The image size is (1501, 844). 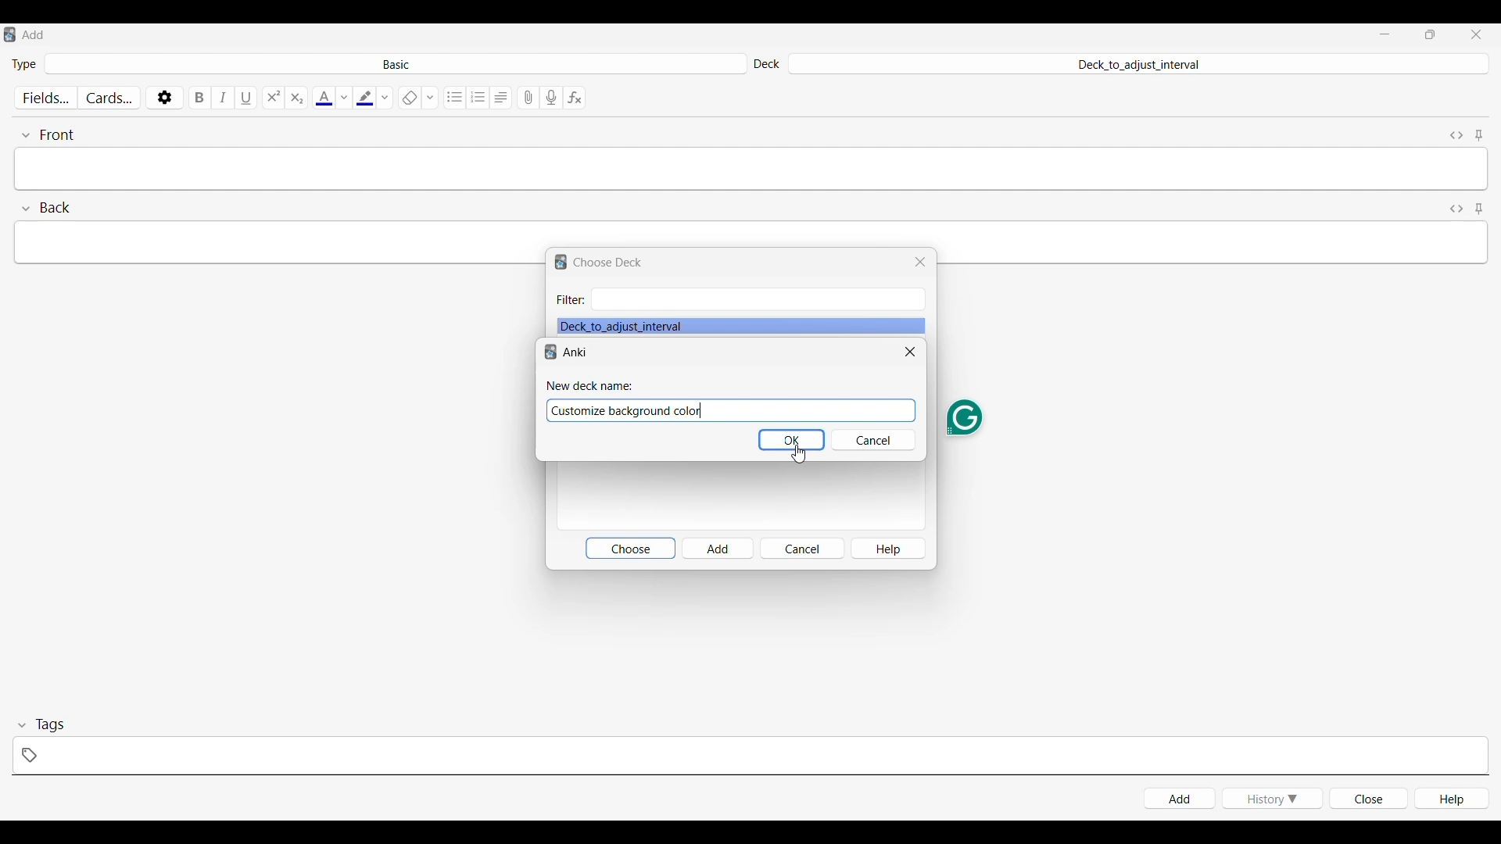 I want to click on Collapse tags, so click(x=41, y=725).